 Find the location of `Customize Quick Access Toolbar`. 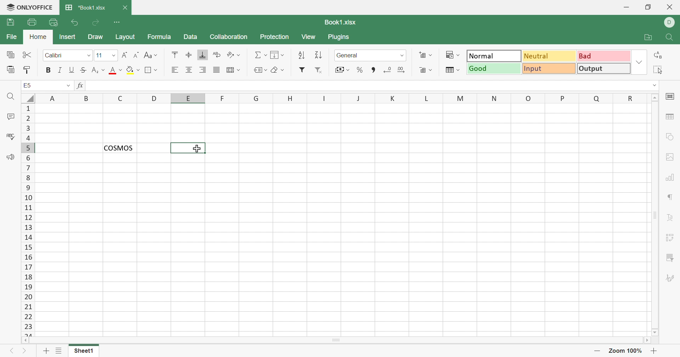

Customize Quick Access Toolbar is located at coordinates (117, 22).